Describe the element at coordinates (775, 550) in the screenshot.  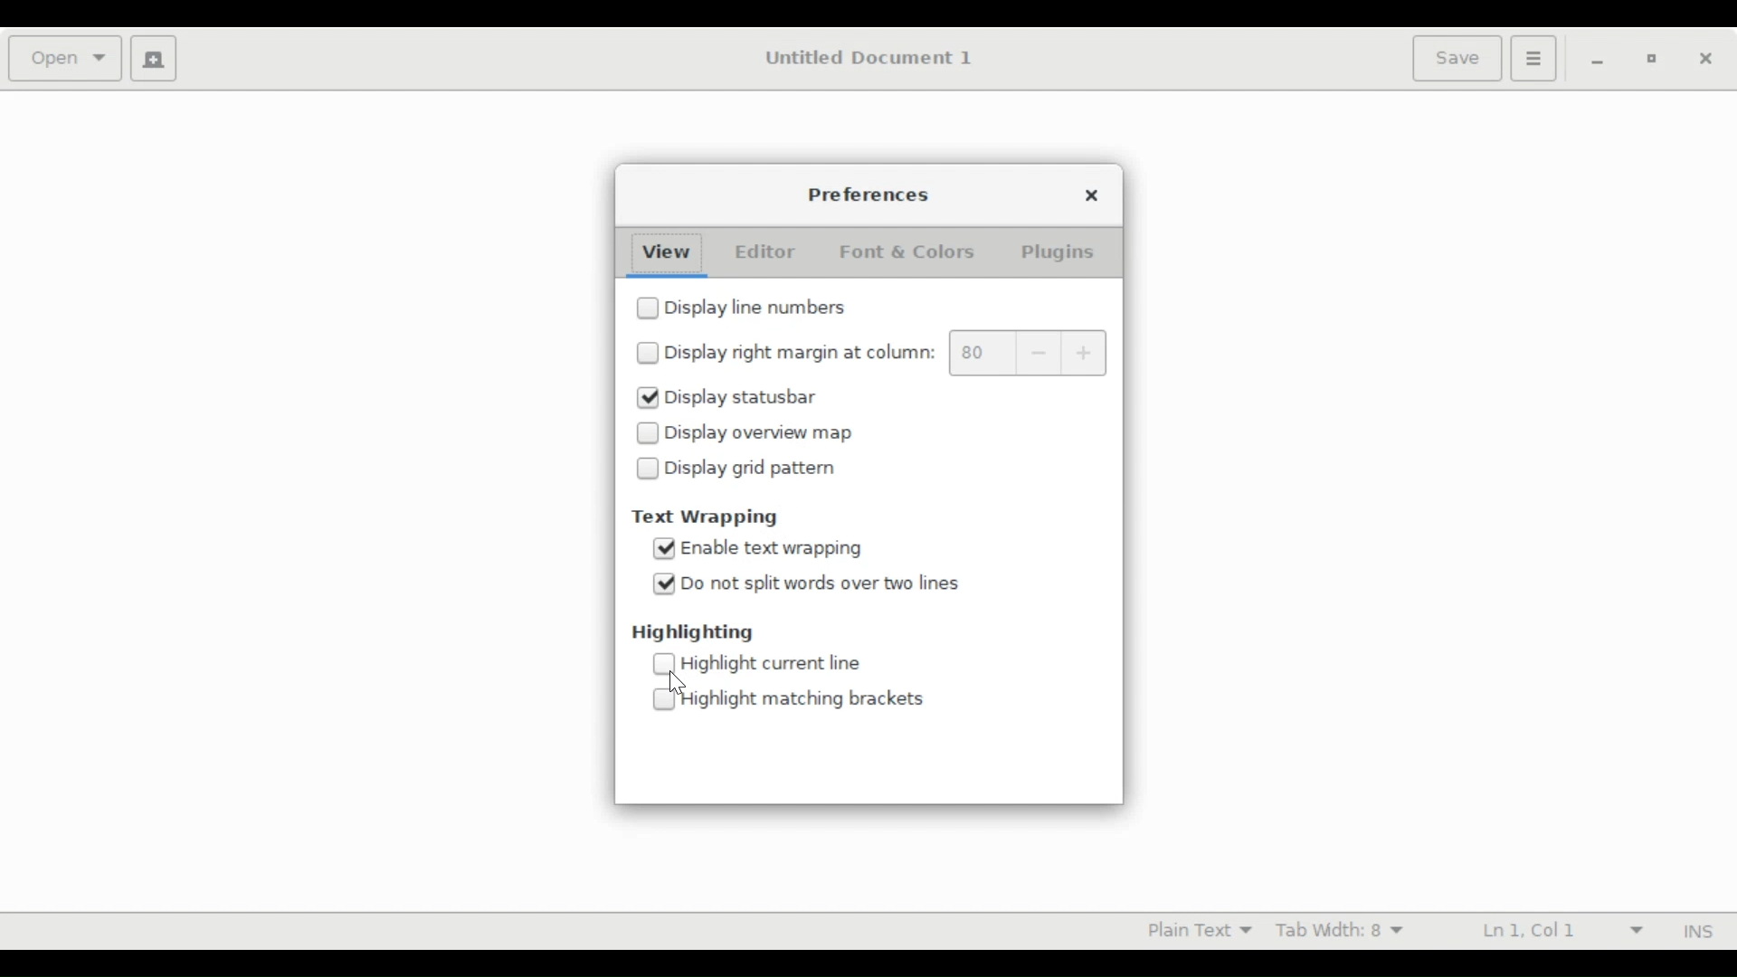
I see `Enable text wrapping` at that location.